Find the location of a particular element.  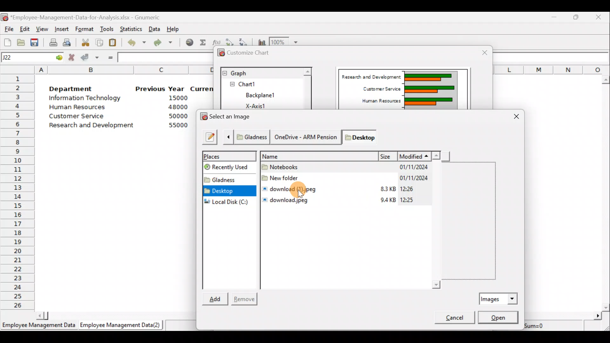

Statistics is located at coordinates (132, 27).